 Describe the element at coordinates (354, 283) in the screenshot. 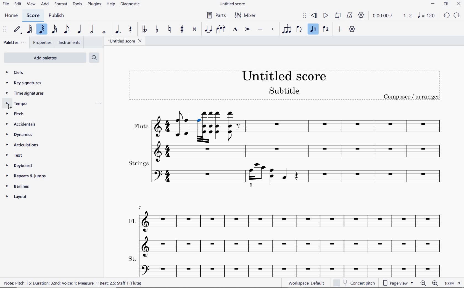

I see `concert pitch` at that location.